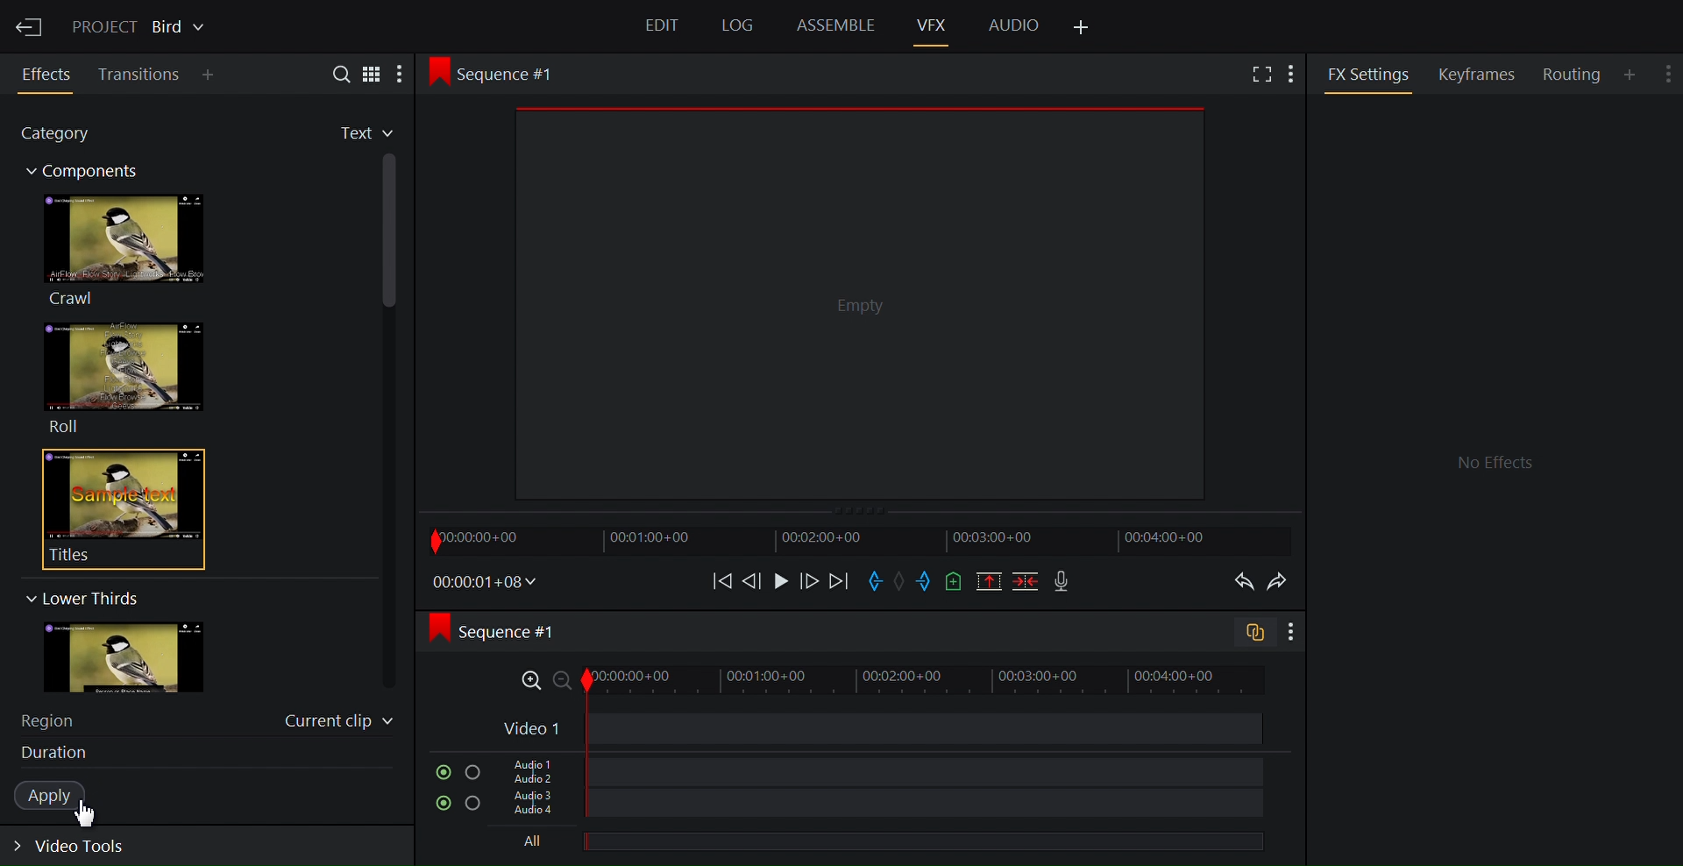 The image size is (1683, 866). Describe the element at coordinates (780, 580) in the screenshot. I see `Play` at that location.